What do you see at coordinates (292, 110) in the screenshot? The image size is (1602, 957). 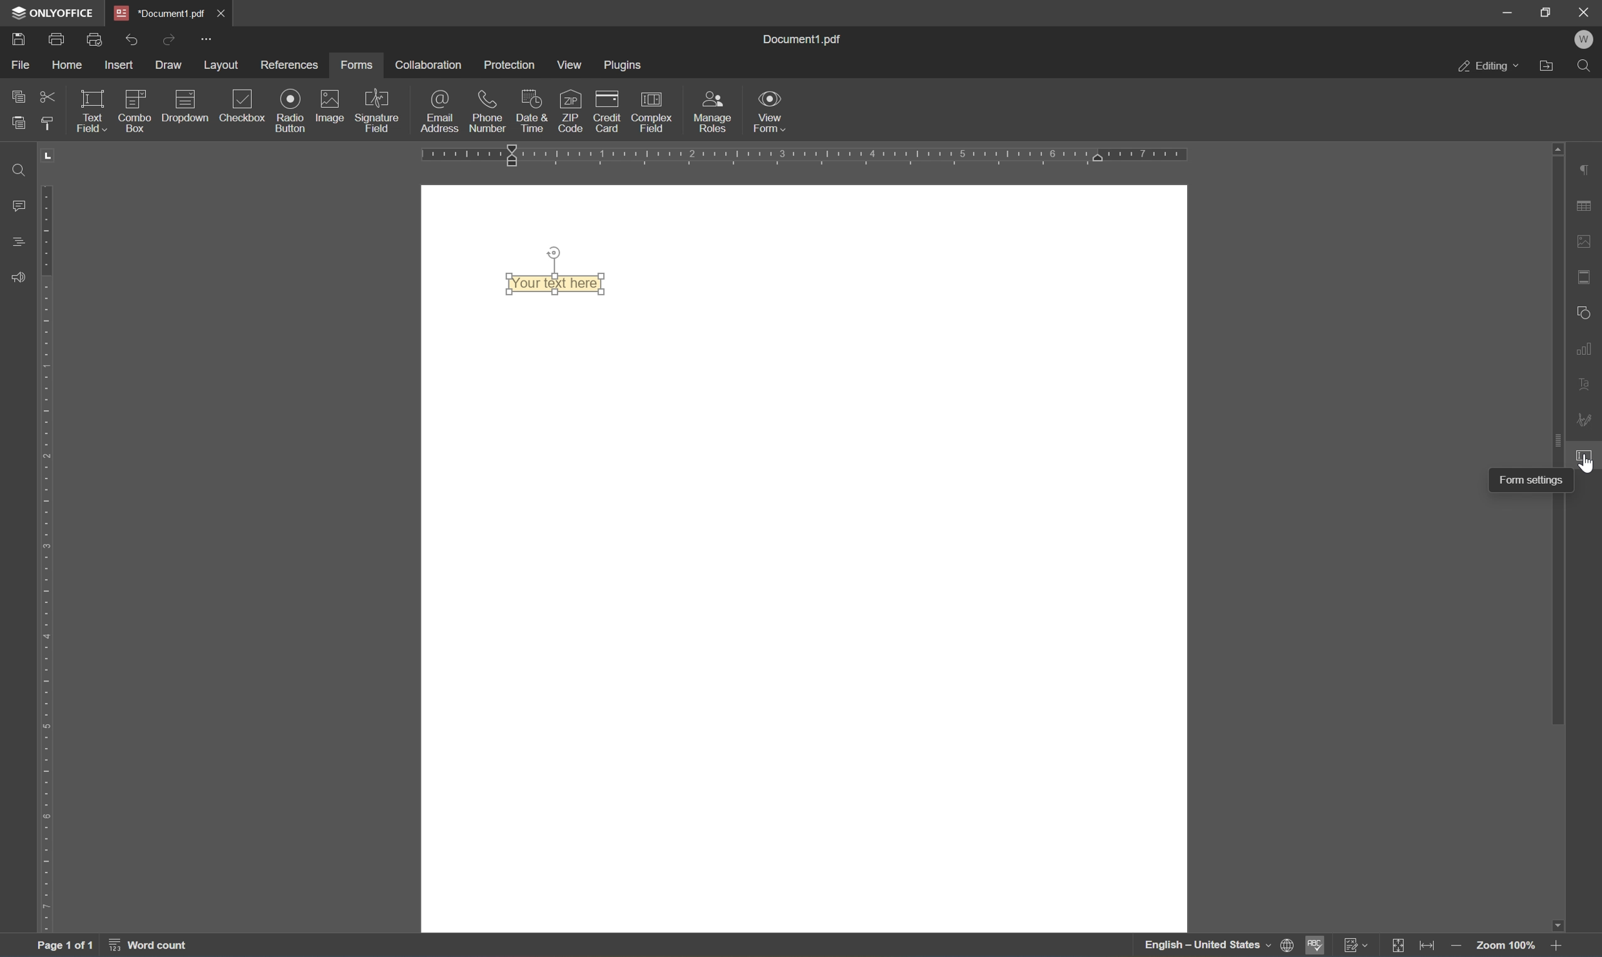 I see `radio button` at bounding box center [292, 110].